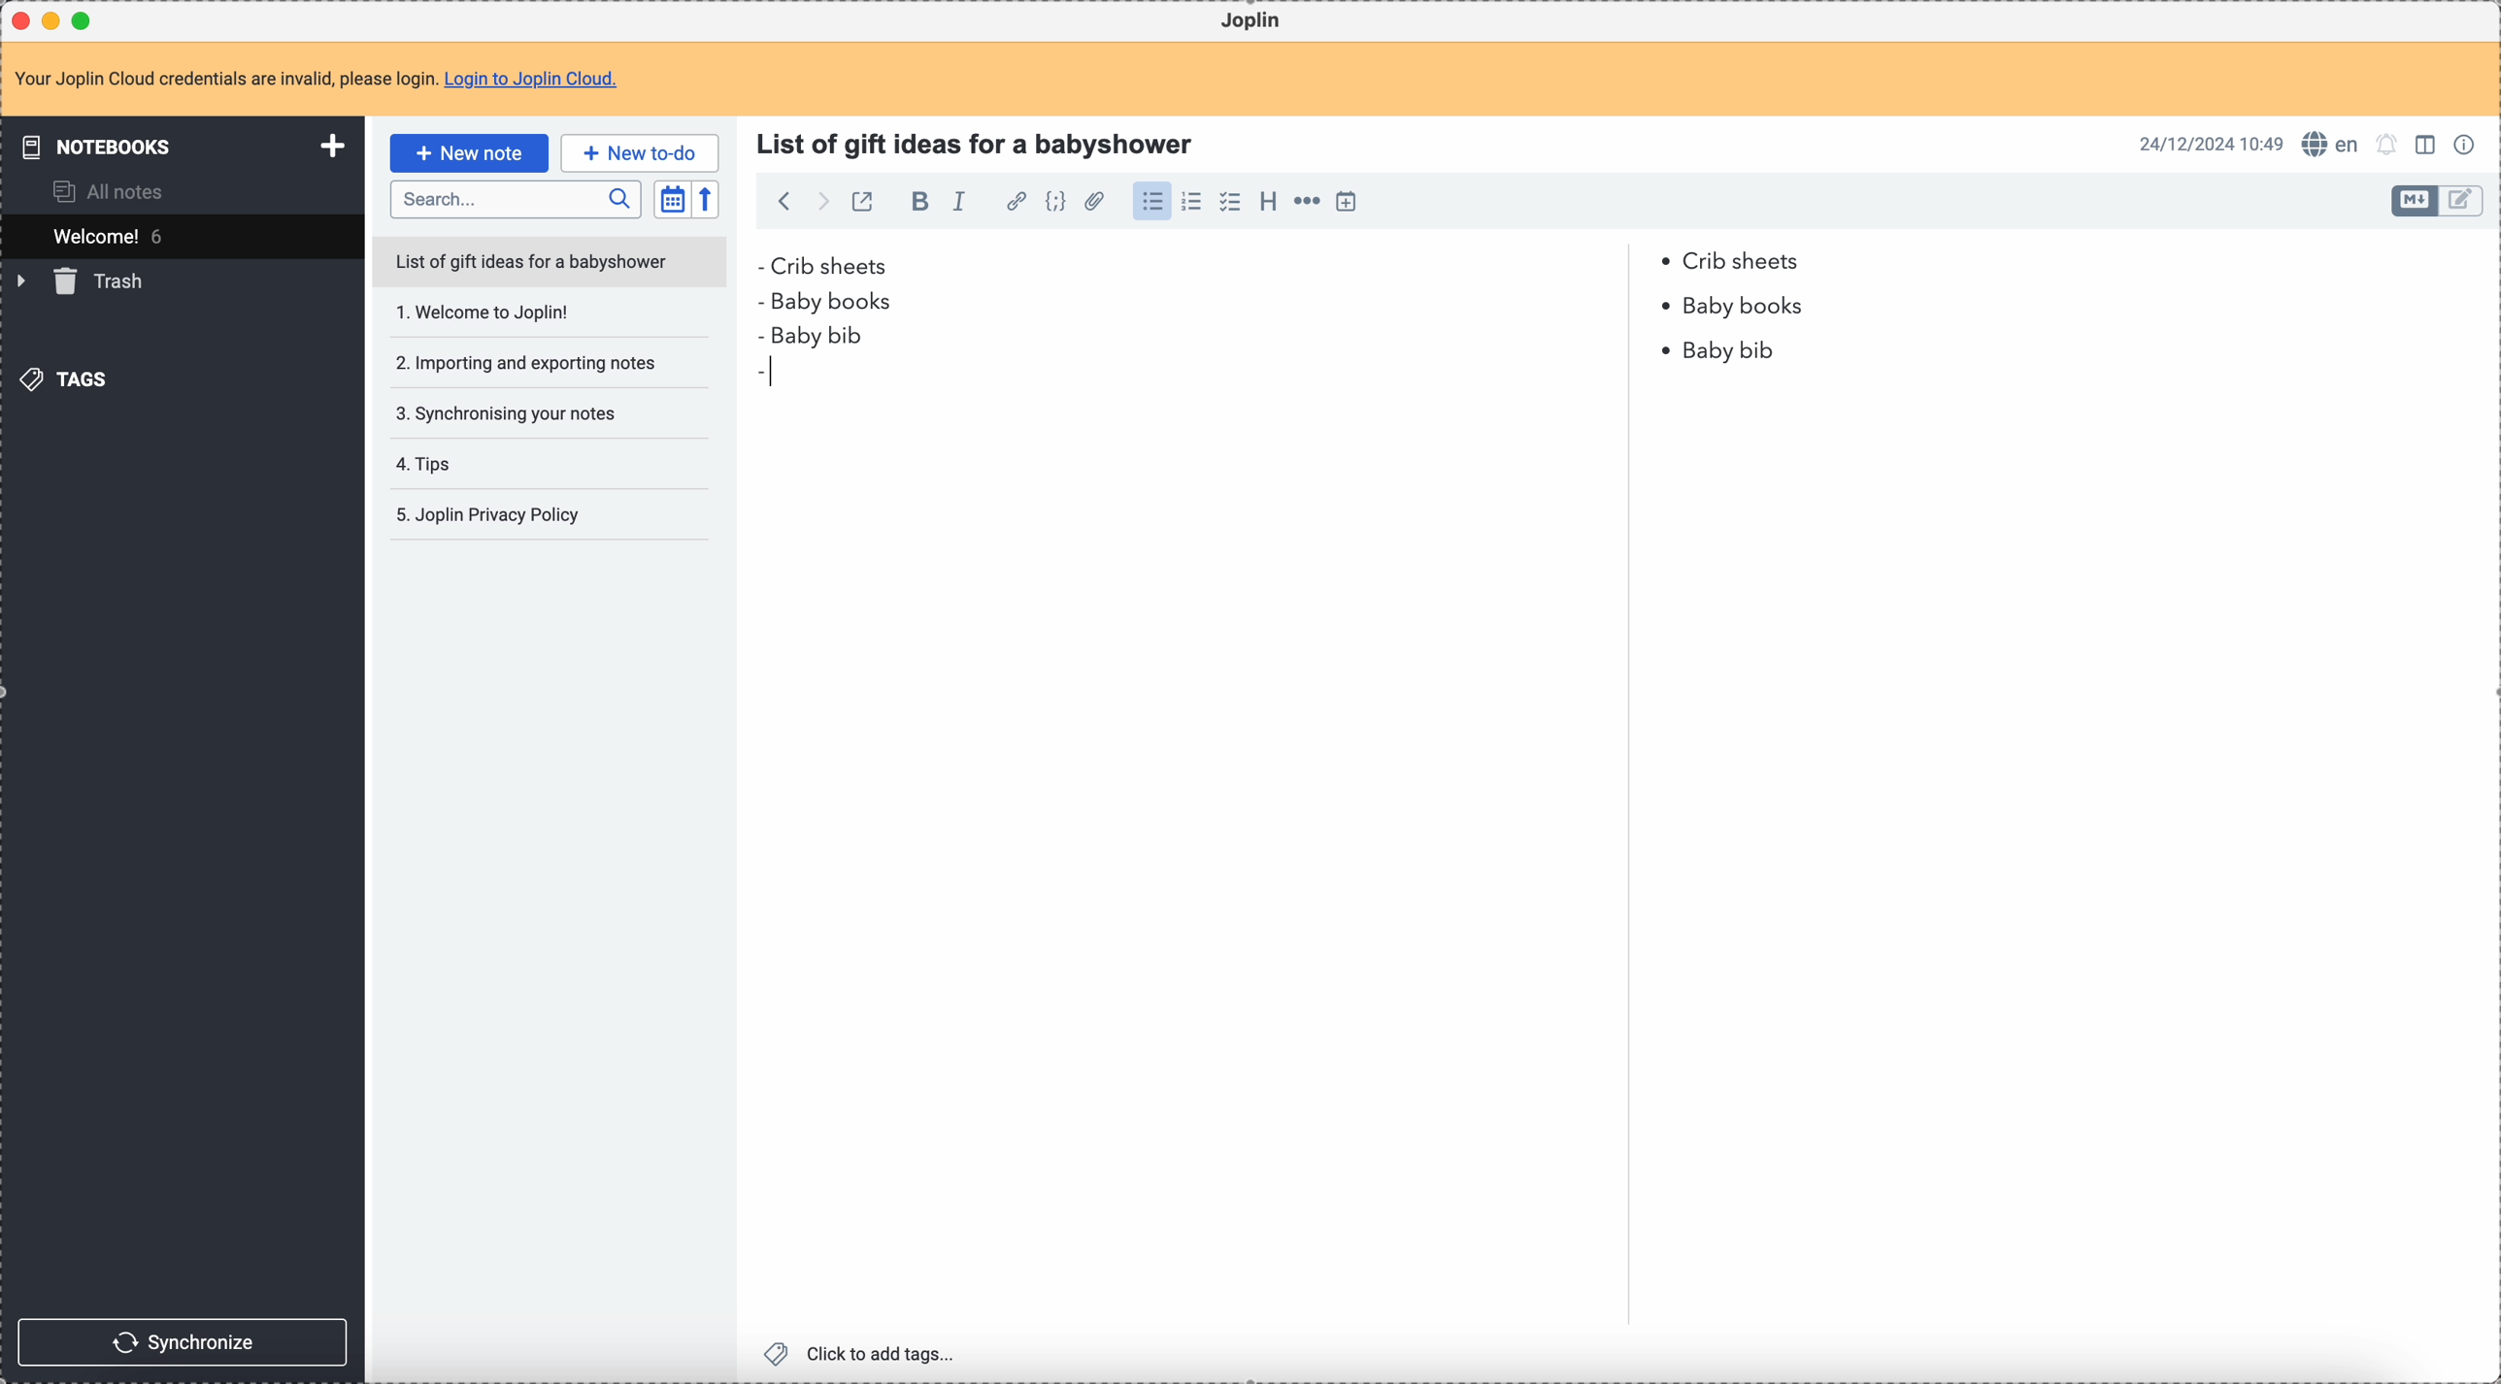  What do you see at coordinates (528, 316) in the screenshot?
I see `Welcome to joplin` at bounding box center [528, 316].